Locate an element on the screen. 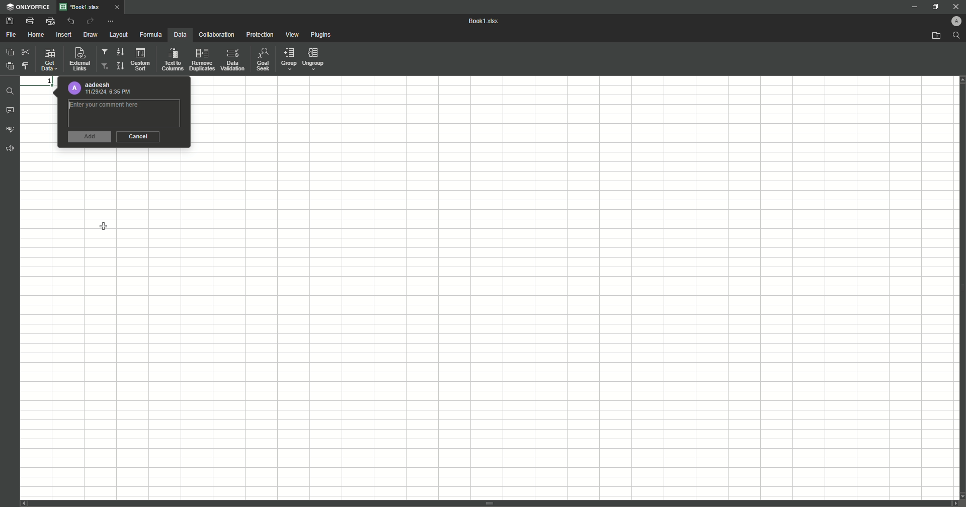 This screenshot has height=507, width=966. Comments is located at coordinates (11, 112).